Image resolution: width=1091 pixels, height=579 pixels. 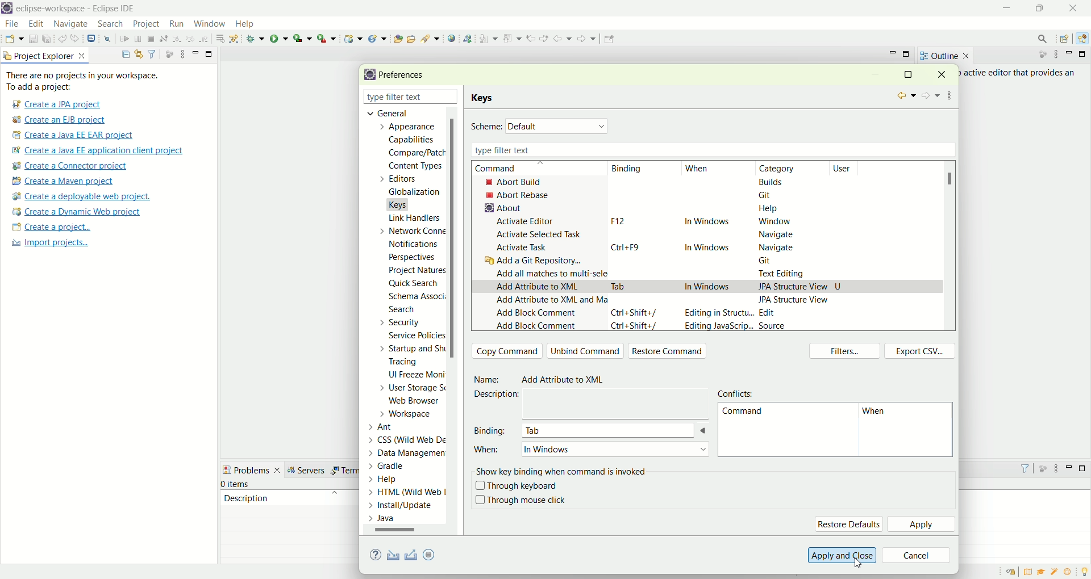 I want to click on  Data Management, so click(x=399, y=452).